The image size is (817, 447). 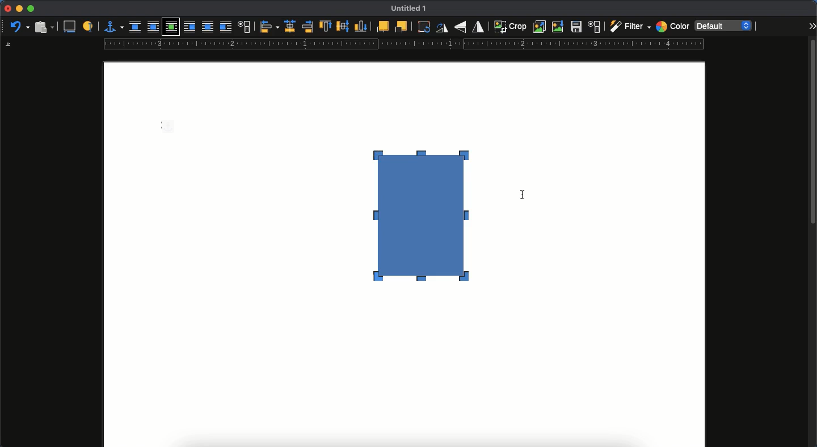 What do you see at coordinates (325, 27) in the screenshot?
I see `top to anchor` at bounding box center [325, 27].